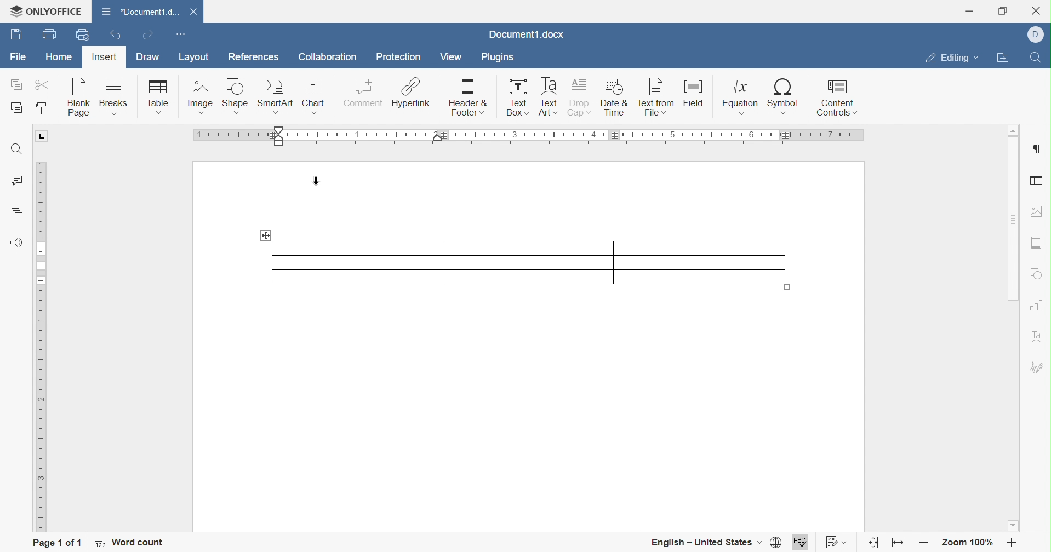 This screenshot has height=552, width=1051. I want to click on Insert blank page, so click(82, 97).